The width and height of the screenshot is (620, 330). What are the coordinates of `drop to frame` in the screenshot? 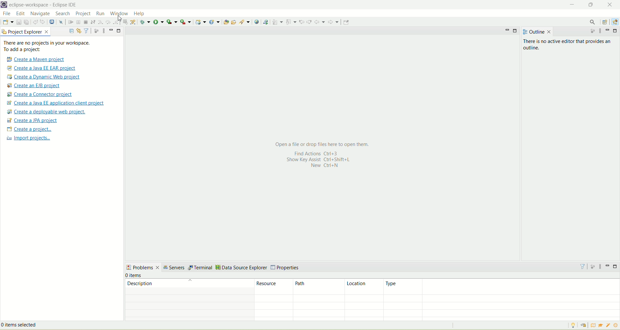 It's located at (125, 22).